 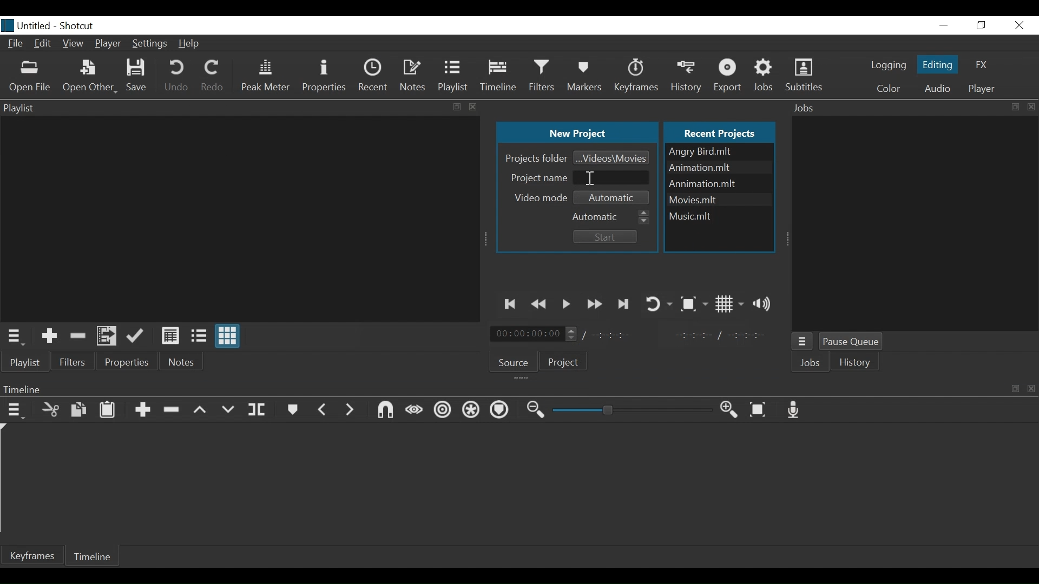 I want to click on Next Marker, so click(x=350, y=409).